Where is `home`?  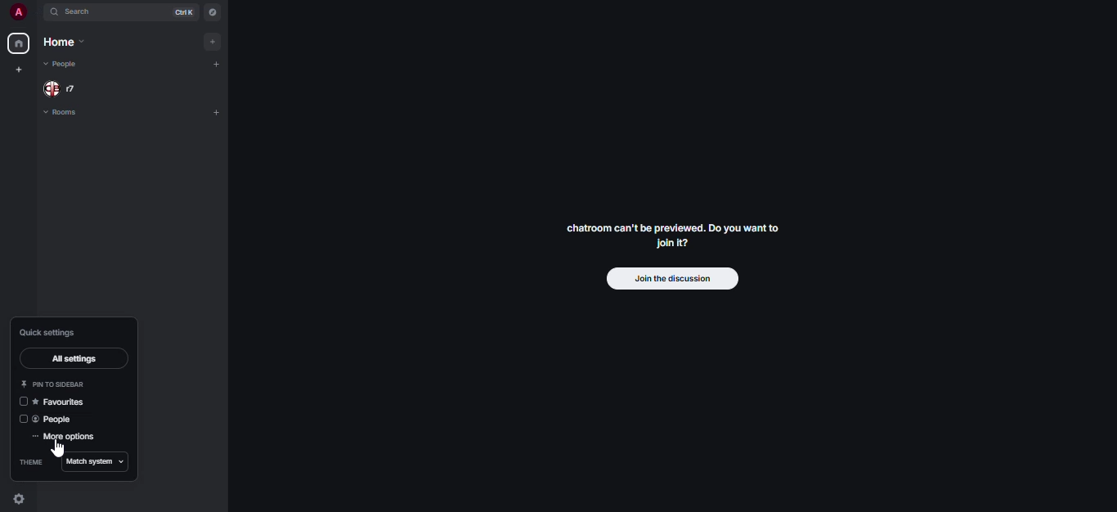
home is located at coordinates (64, 42).